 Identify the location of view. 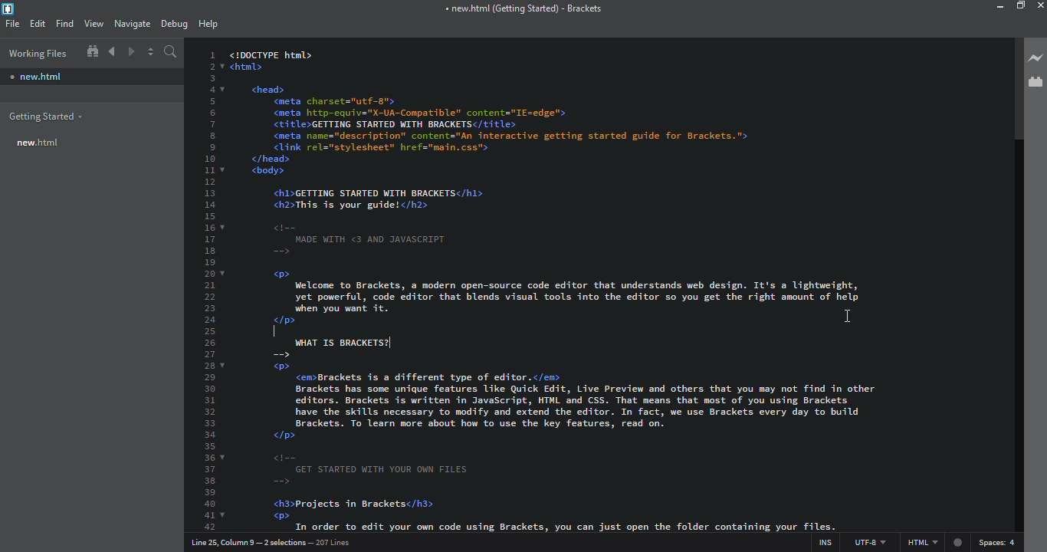
(94, 23).